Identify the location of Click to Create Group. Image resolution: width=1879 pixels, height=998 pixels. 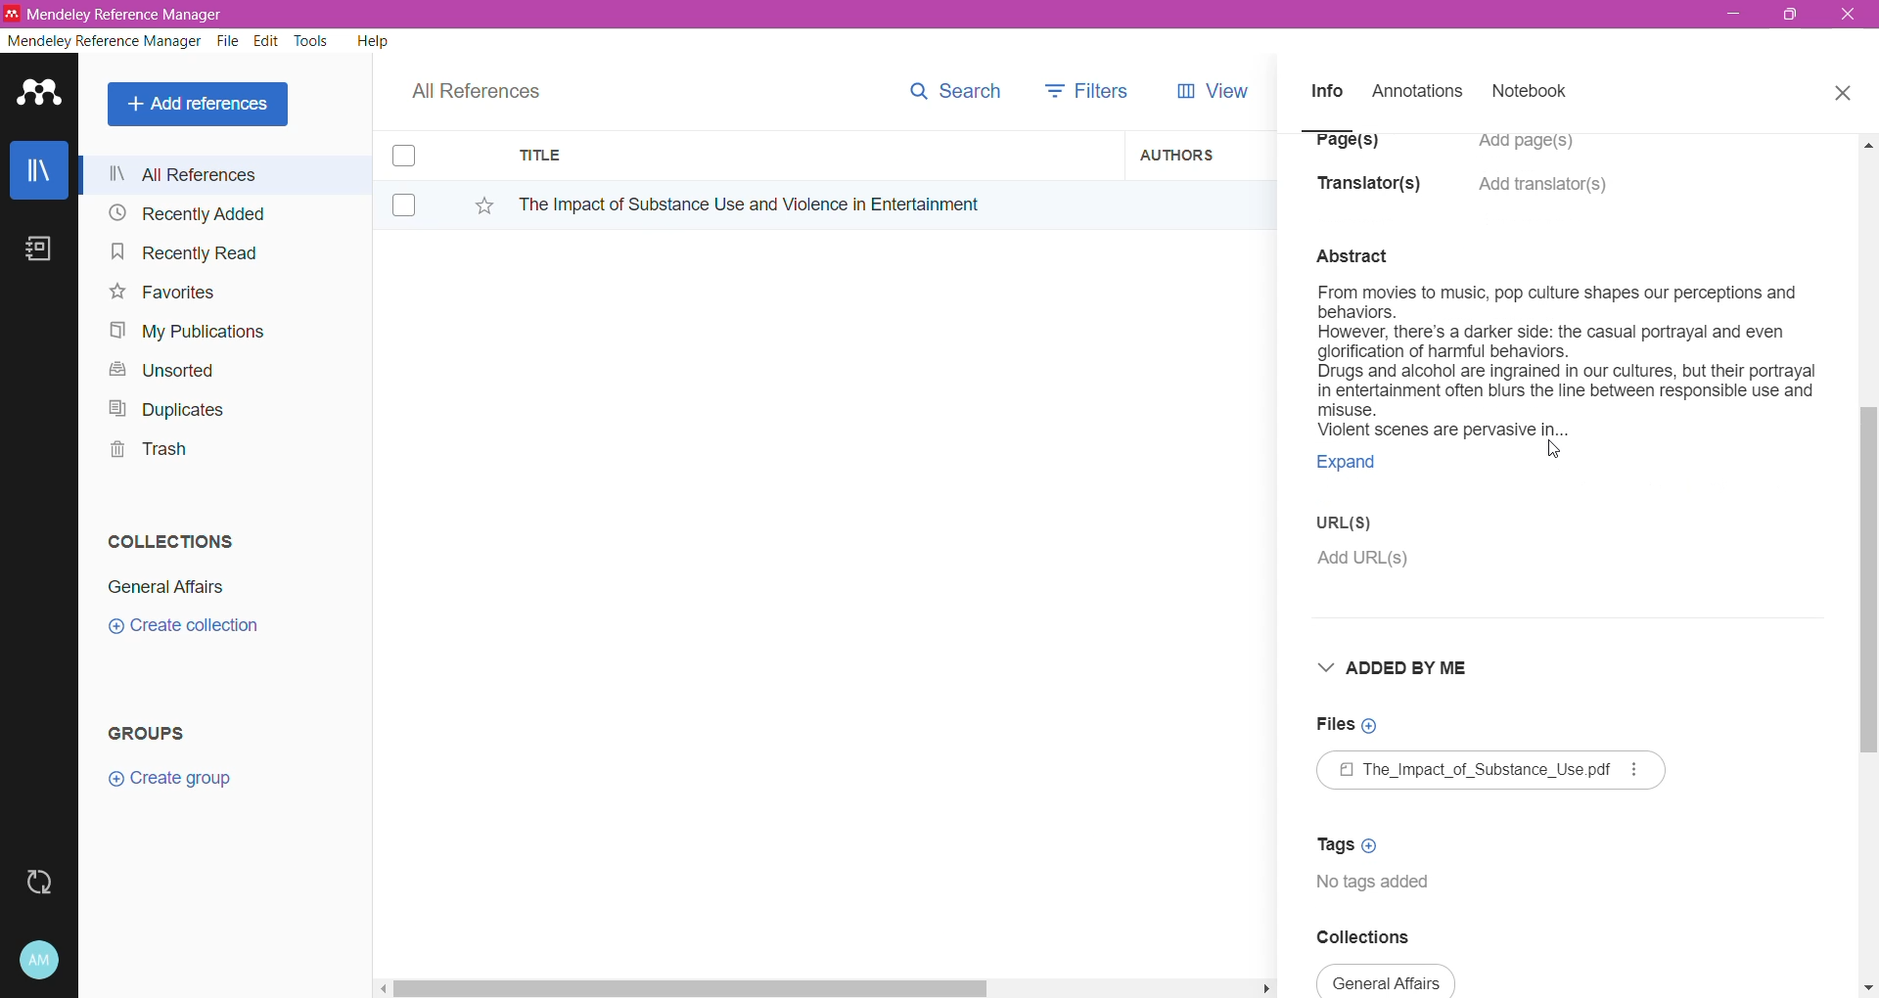
(174, 786).